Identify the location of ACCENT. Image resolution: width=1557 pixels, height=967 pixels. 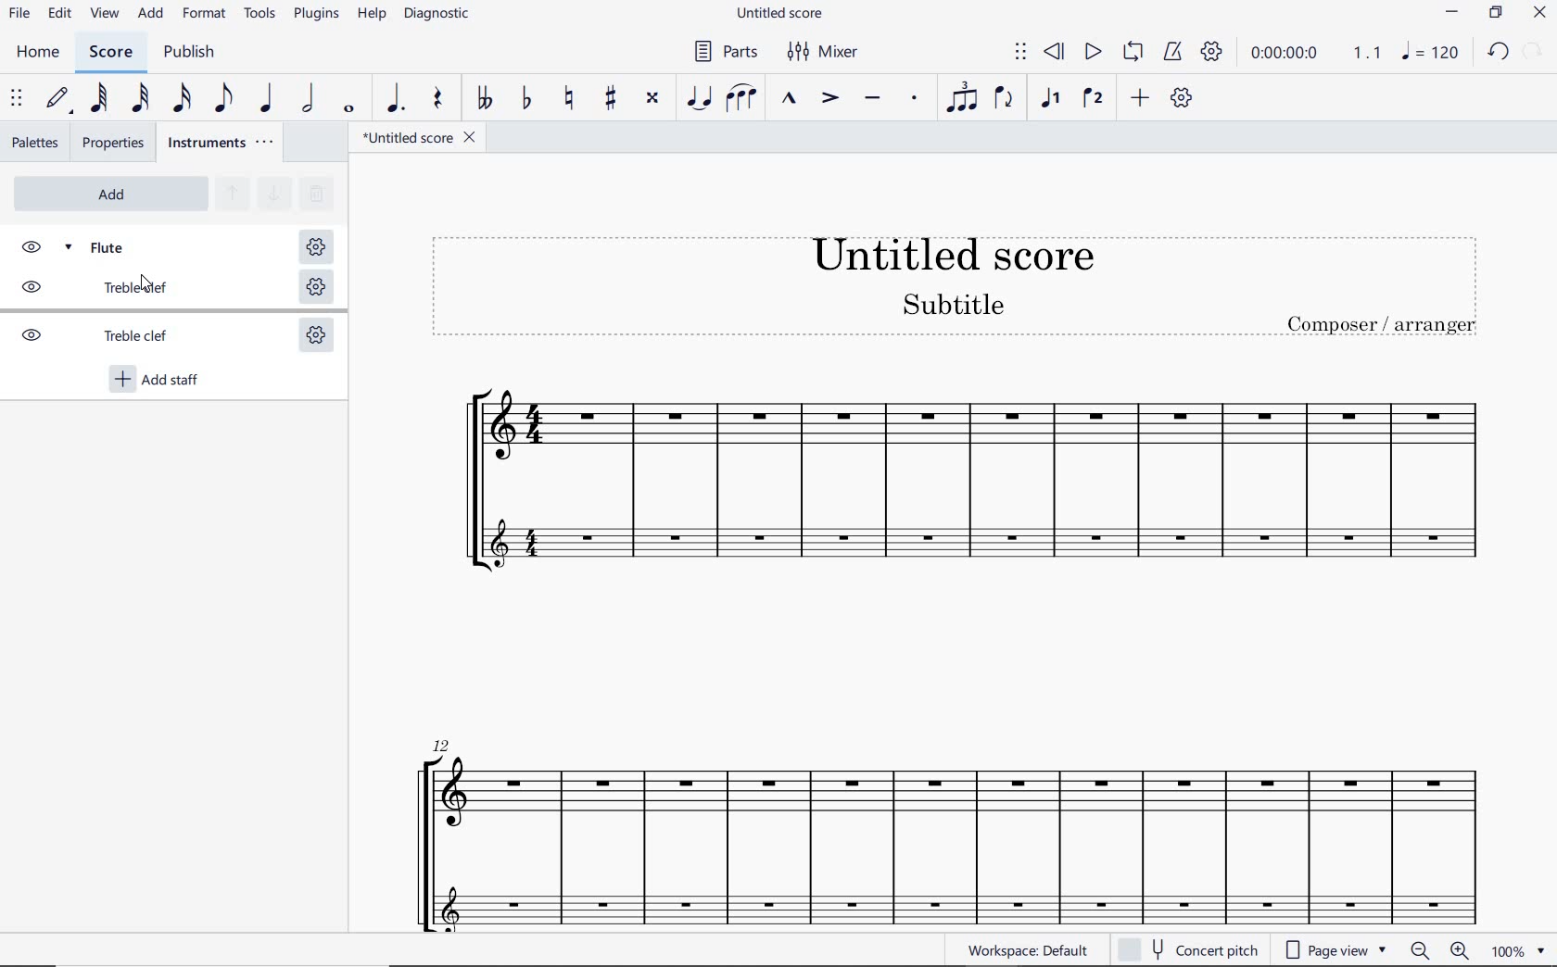
(829, 99).